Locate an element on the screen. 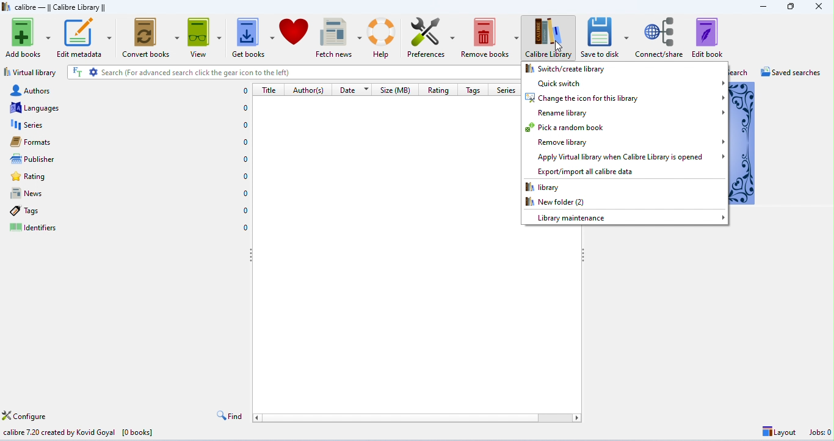 The height and width of the screenshot is (441, 834). find is located at coordinates (230, 416).